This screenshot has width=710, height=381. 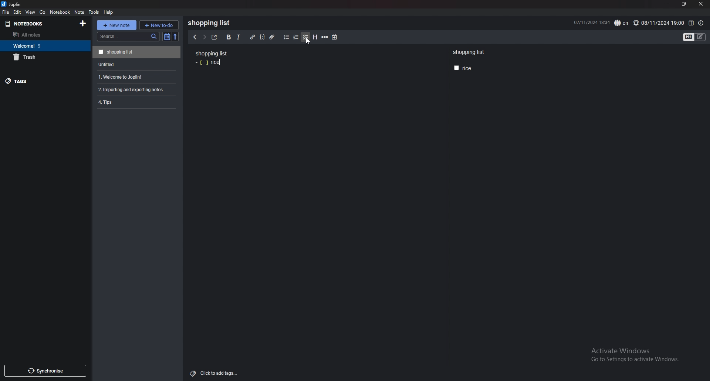 What do you see at coordinates (691, 23) in the screenshot?
I see `toggle editor layout` at bounding box center [691, 23].